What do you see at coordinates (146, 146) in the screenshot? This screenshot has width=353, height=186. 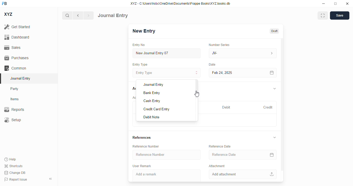 I see `reference number` at bounding box center [146, 146].